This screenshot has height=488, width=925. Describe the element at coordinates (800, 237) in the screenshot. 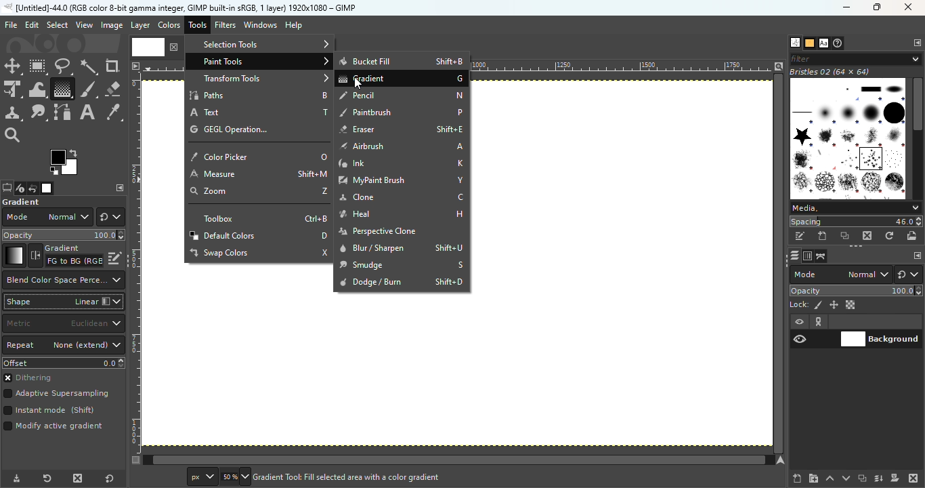

I see `Edit this brush` at that location.